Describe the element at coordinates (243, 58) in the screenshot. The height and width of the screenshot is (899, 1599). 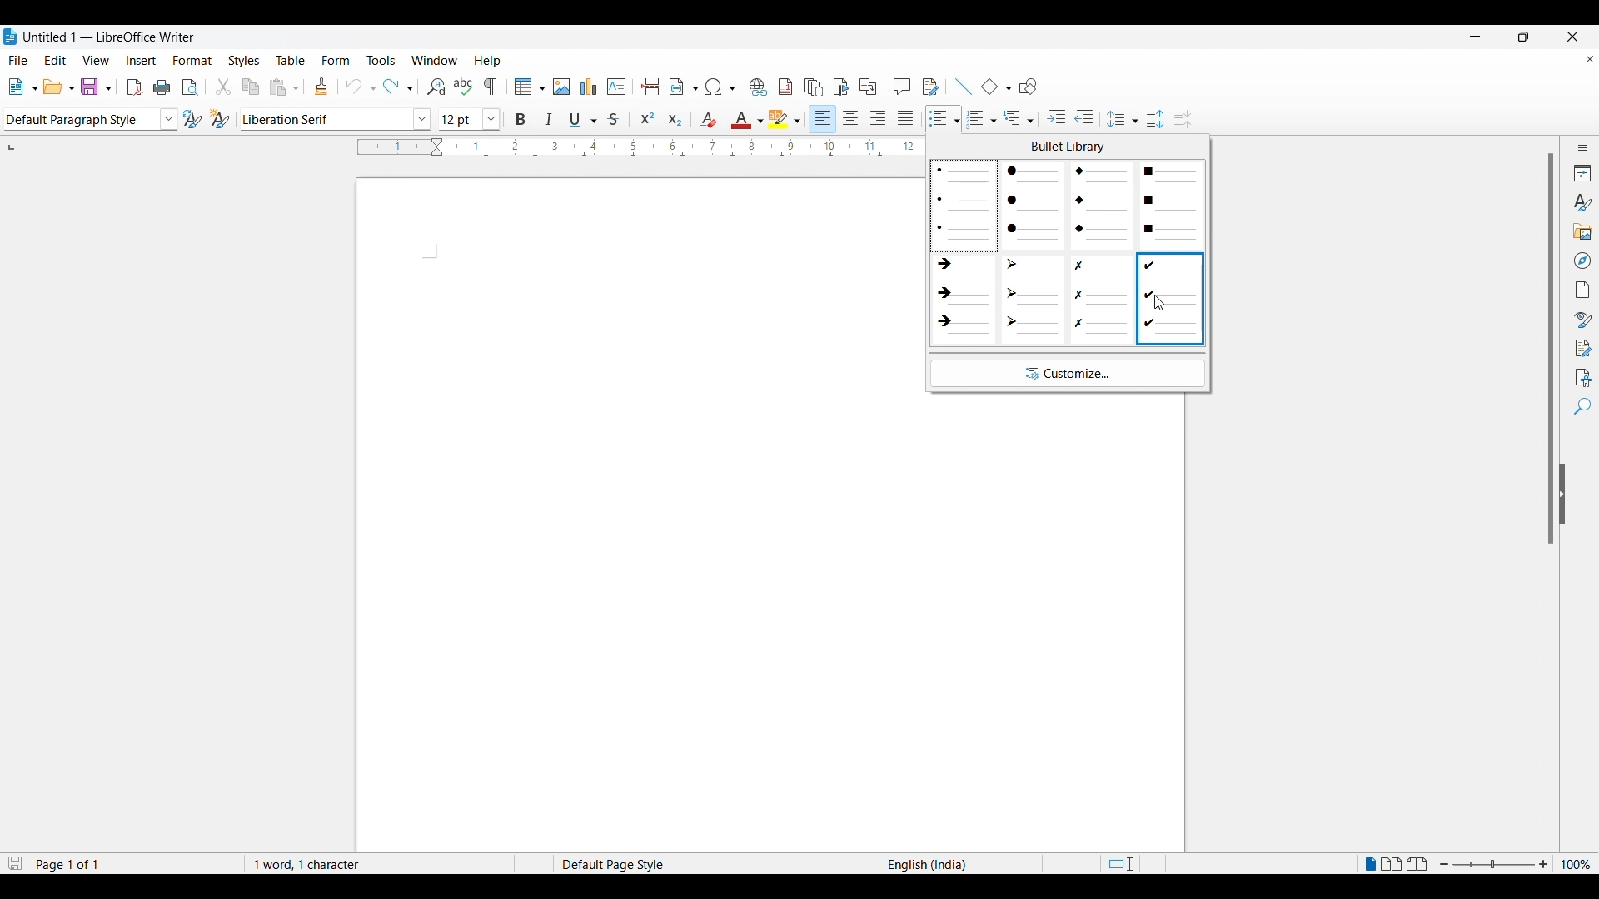
I see `Styles` at that location.